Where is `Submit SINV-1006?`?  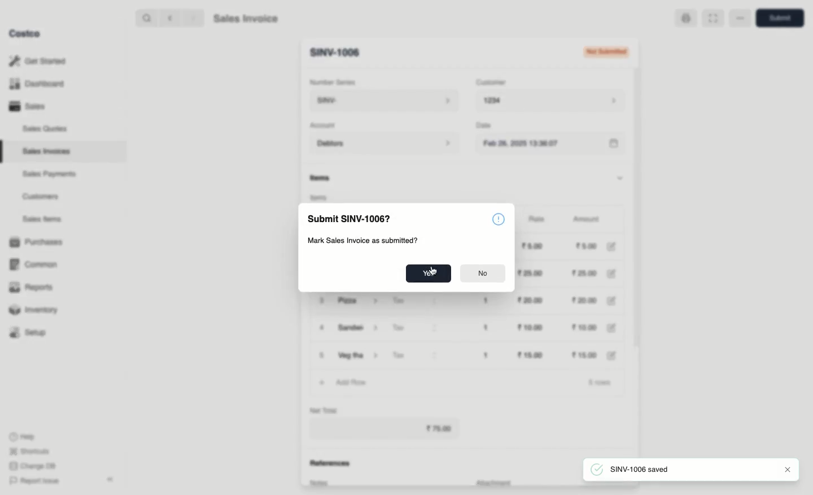
Submit SINV-1006? is located at coordinates (350, 219).